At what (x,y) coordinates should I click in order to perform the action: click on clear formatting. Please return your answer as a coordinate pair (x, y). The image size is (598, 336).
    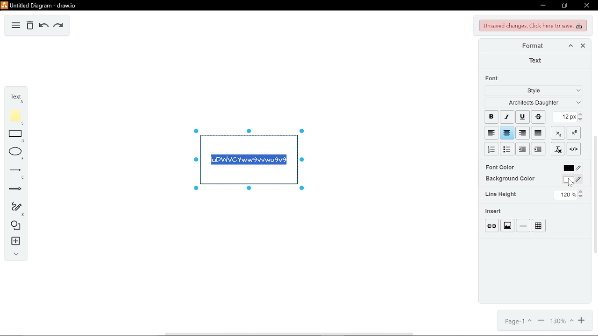
    Looking at the image, I should click on (559, 149).